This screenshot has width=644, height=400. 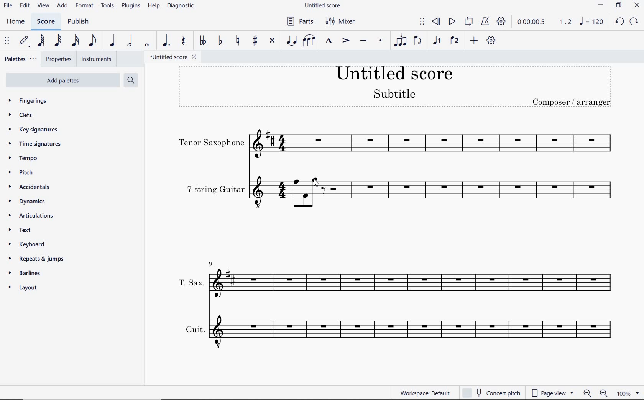 I want to click on METRONOME, so click(x=486, y=22).